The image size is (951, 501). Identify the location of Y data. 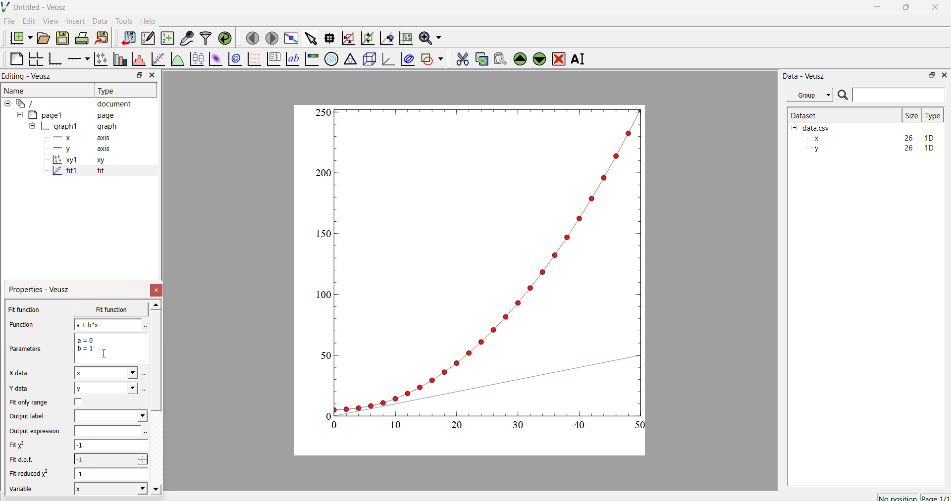
(25, 389).